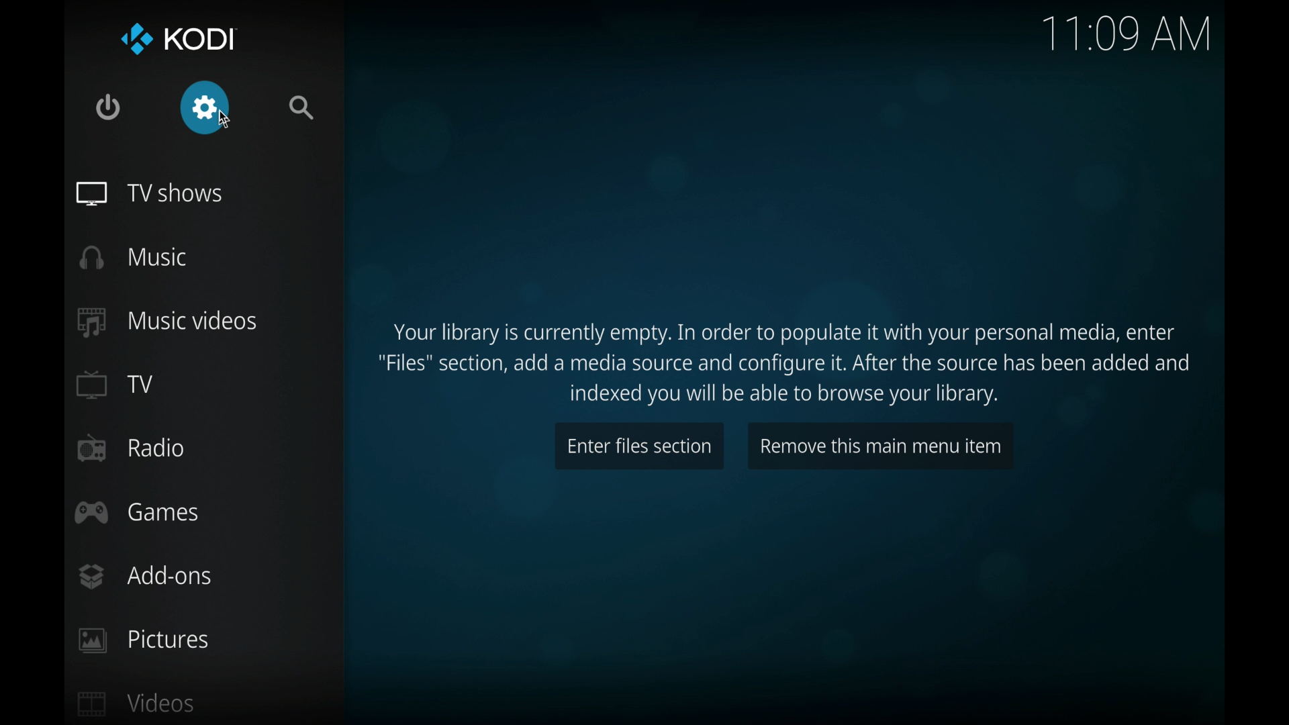  Describe the element at coordinates (144, 640) in the screenshot. I see `pictures` at that location.